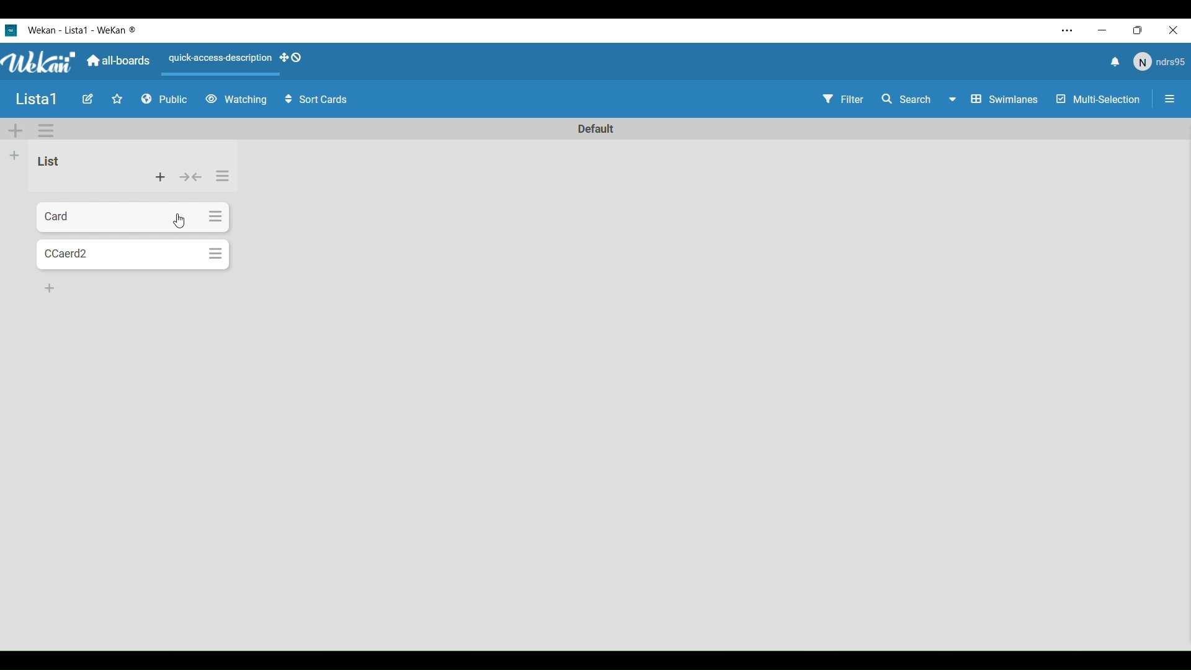 This screenshot has height=670, width=1191. What do you see at coordinates (160, 177) in the screenshot?
I see `Add card to top of list` at bounding box center [160, 177].